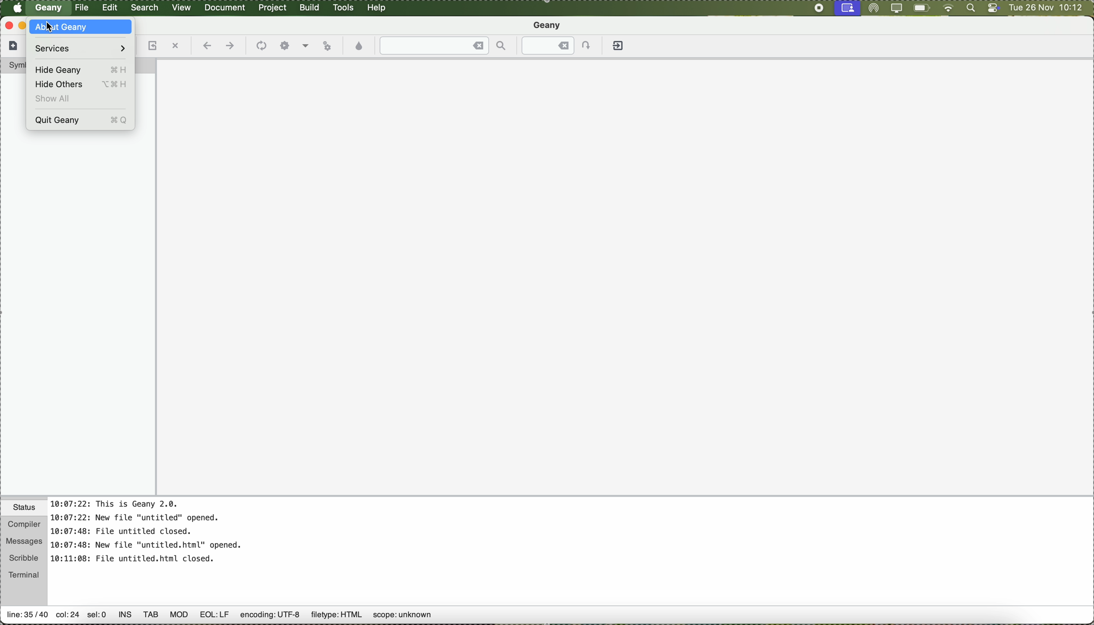  What do you see at coordinates (82, 27) in the screenshot?
I see `About Geany` at bounding box center [82, 27].